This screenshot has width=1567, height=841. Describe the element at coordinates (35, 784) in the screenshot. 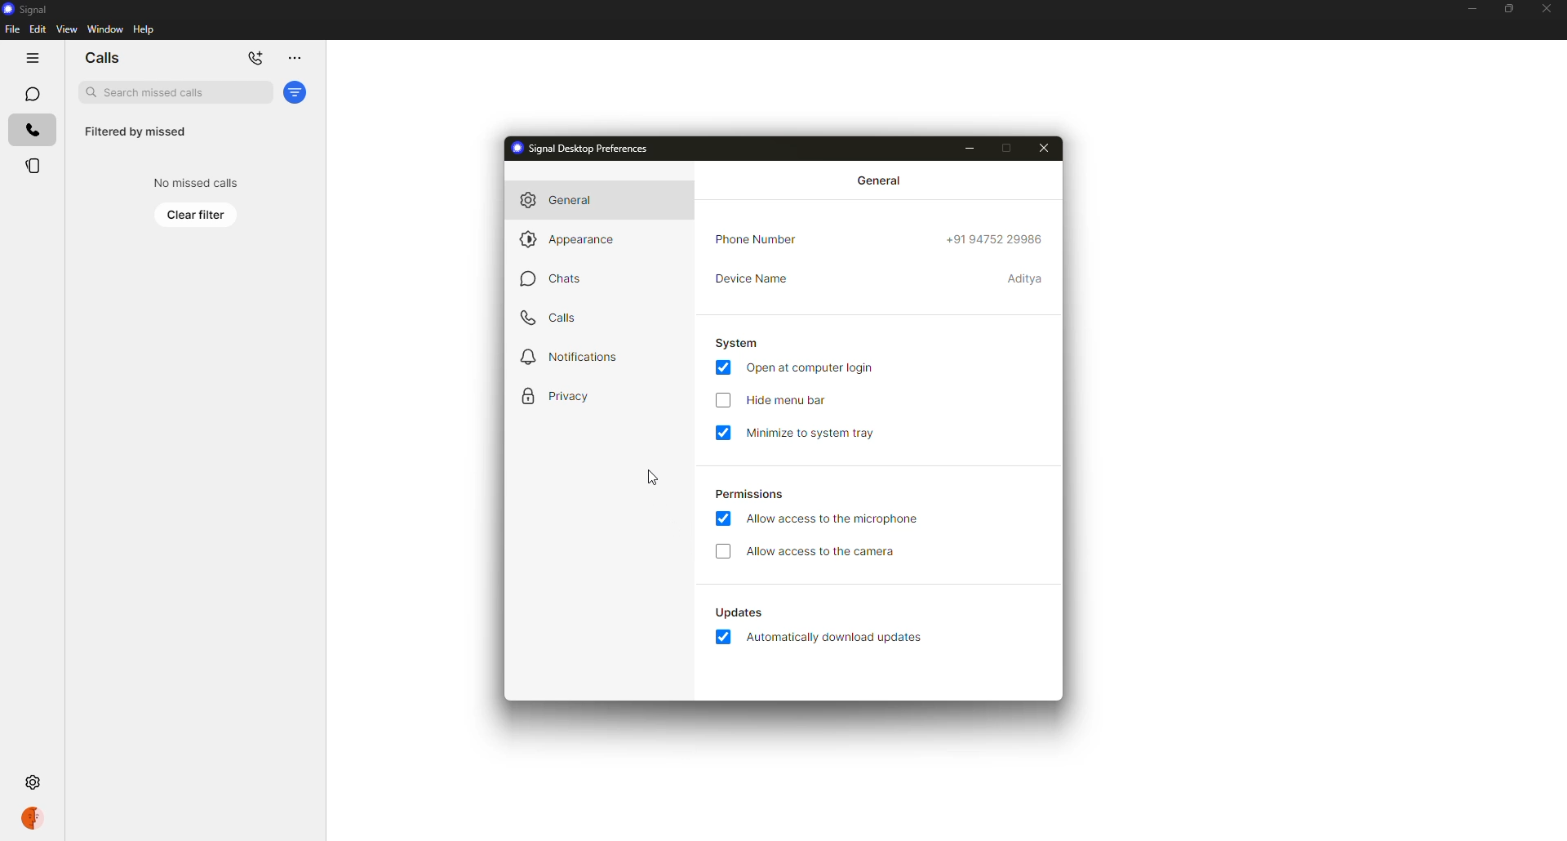

I see `settings` at that location.